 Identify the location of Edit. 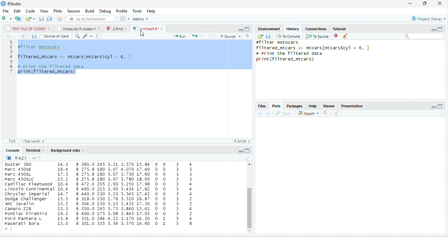
(17, 11).